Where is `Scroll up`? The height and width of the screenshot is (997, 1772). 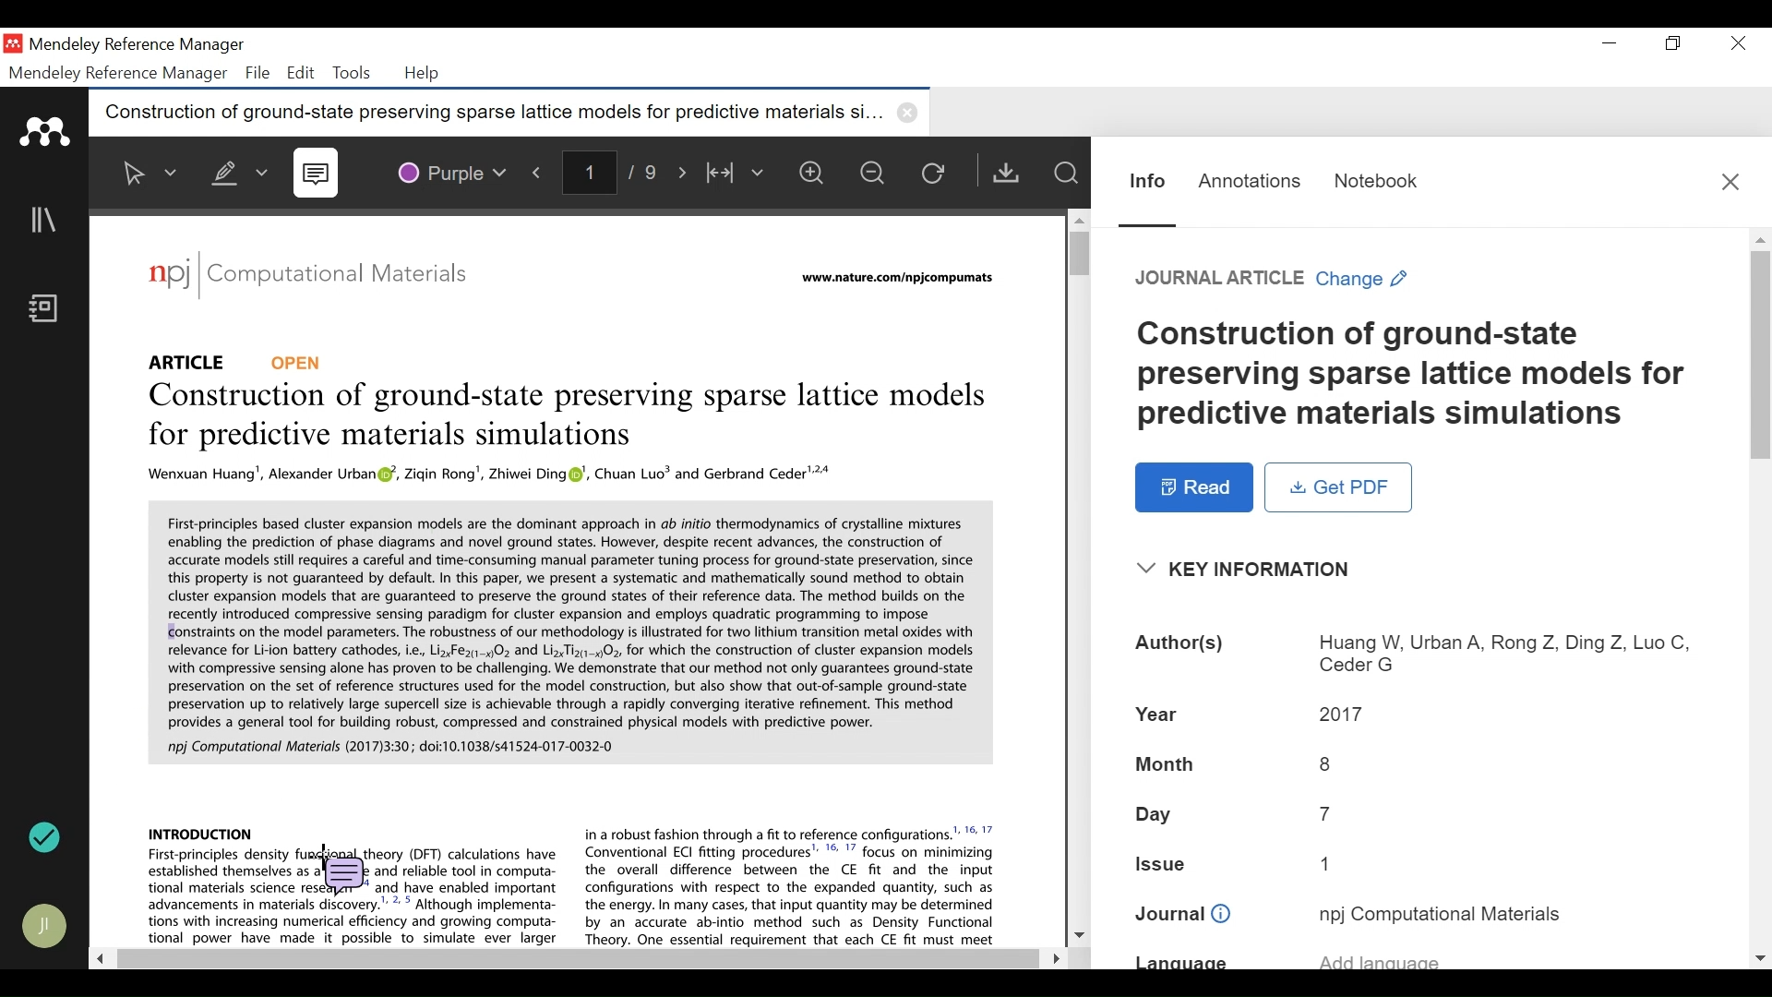 Scroll up is located at coordinates (1761, 239).